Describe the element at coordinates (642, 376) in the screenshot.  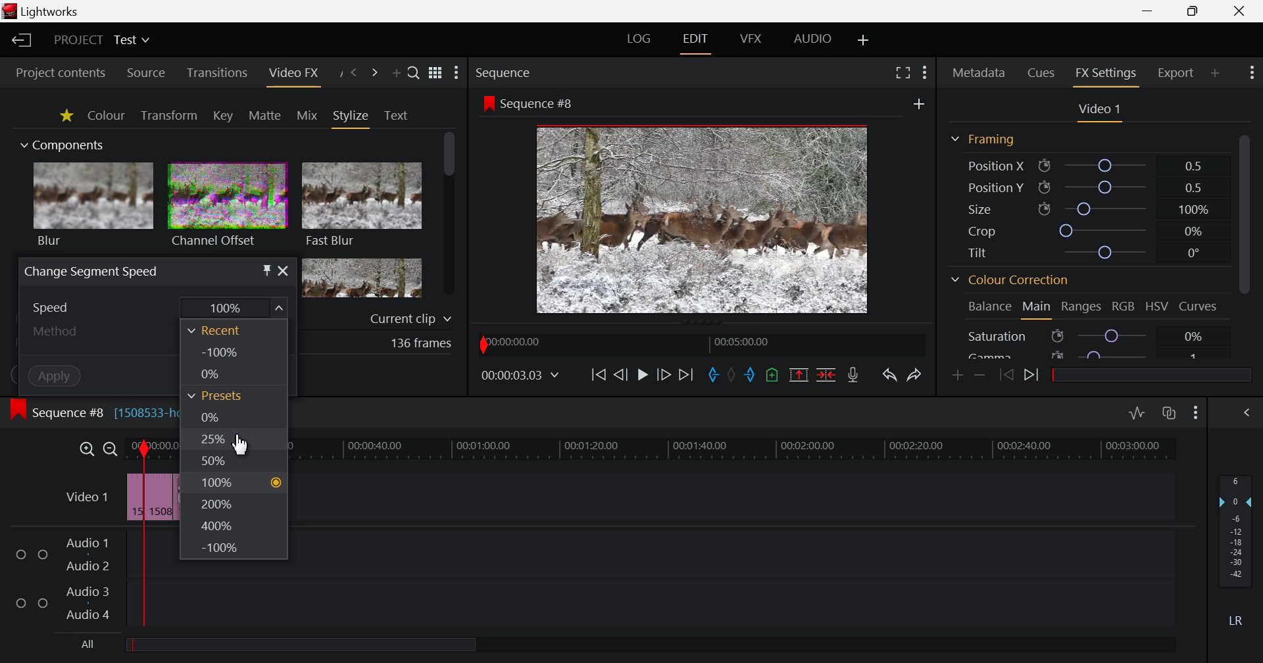
I see `Cursor on Stop Preview` at that location.